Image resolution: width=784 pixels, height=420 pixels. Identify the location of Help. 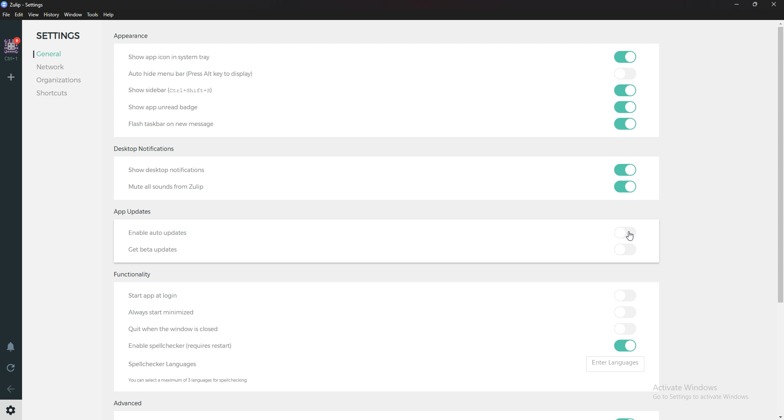
(109, 15).